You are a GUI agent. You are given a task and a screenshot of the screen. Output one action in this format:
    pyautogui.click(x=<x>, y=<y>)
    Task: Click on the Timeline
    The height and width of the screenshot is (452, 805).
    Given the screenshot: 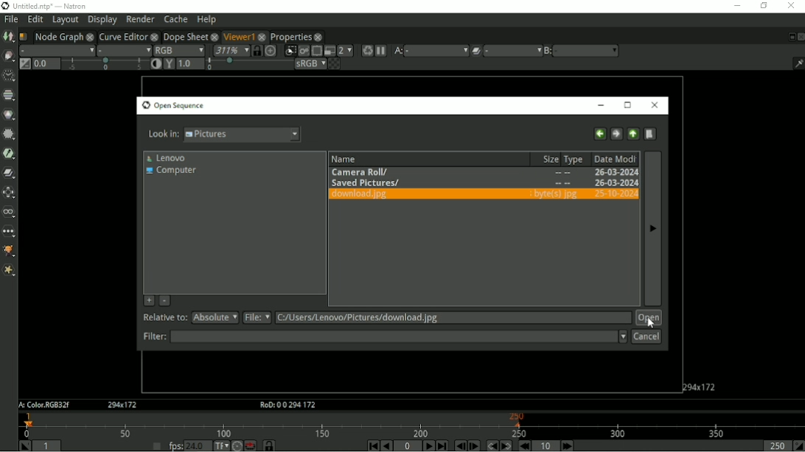 What is the action you would take?
    pyautogui.click(x=412, y=425)
    